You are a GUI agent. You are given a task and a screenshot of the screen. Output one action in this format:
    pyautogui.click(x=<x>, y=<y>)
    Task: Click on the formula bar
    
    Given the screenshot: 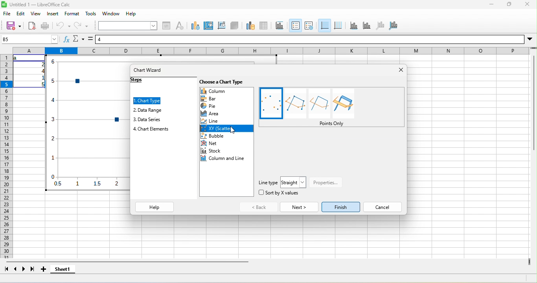 What is the action you would take?
    pyautogui.click(x=310, y=39)
    